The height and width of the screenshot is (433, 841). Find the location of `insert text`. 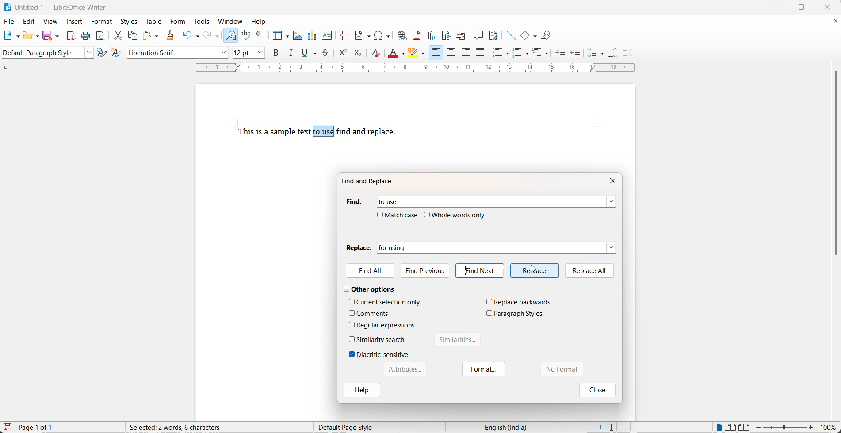

insert text is located at coordinates (328, 36).